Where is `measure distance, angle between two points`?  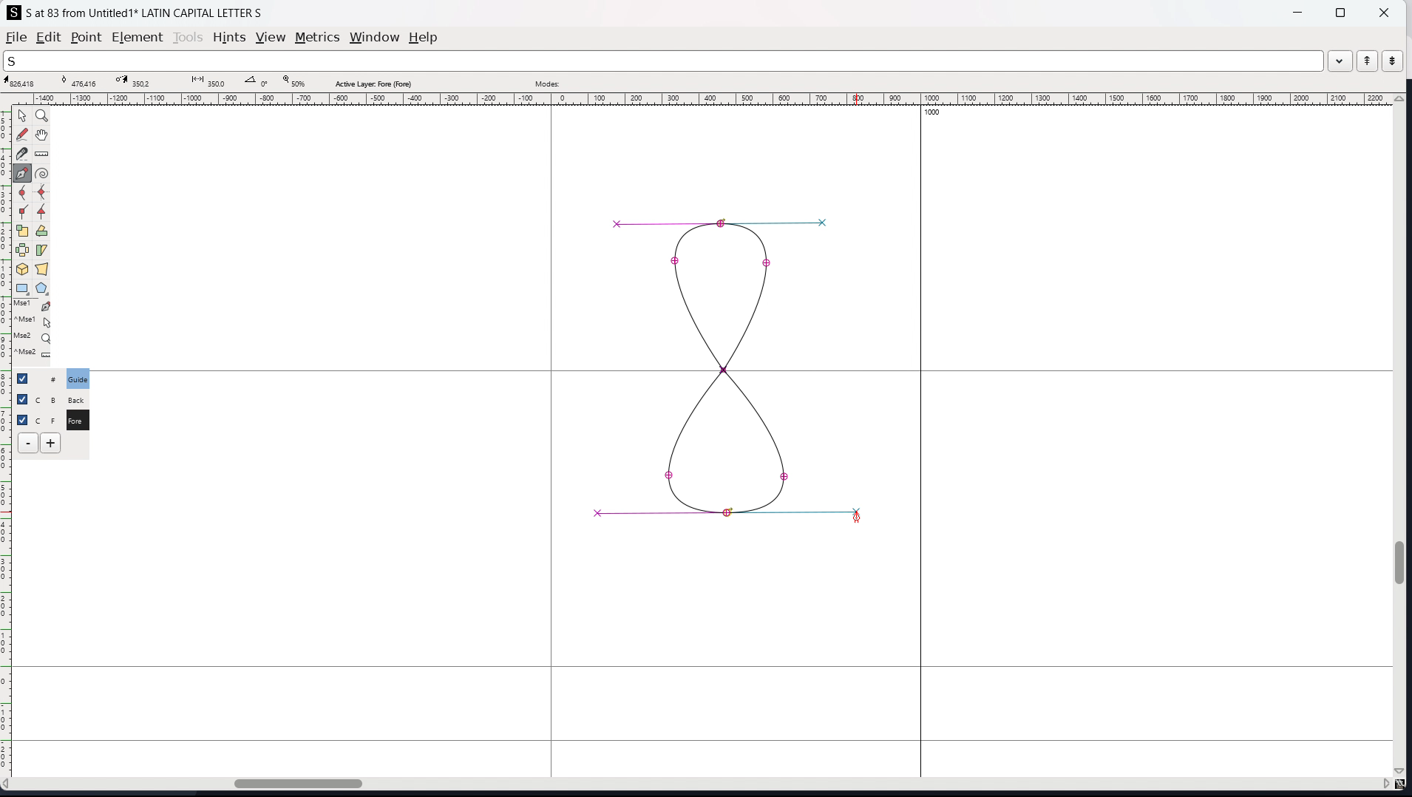
measure distance, angle between two points is located at coordinates (42, 155).